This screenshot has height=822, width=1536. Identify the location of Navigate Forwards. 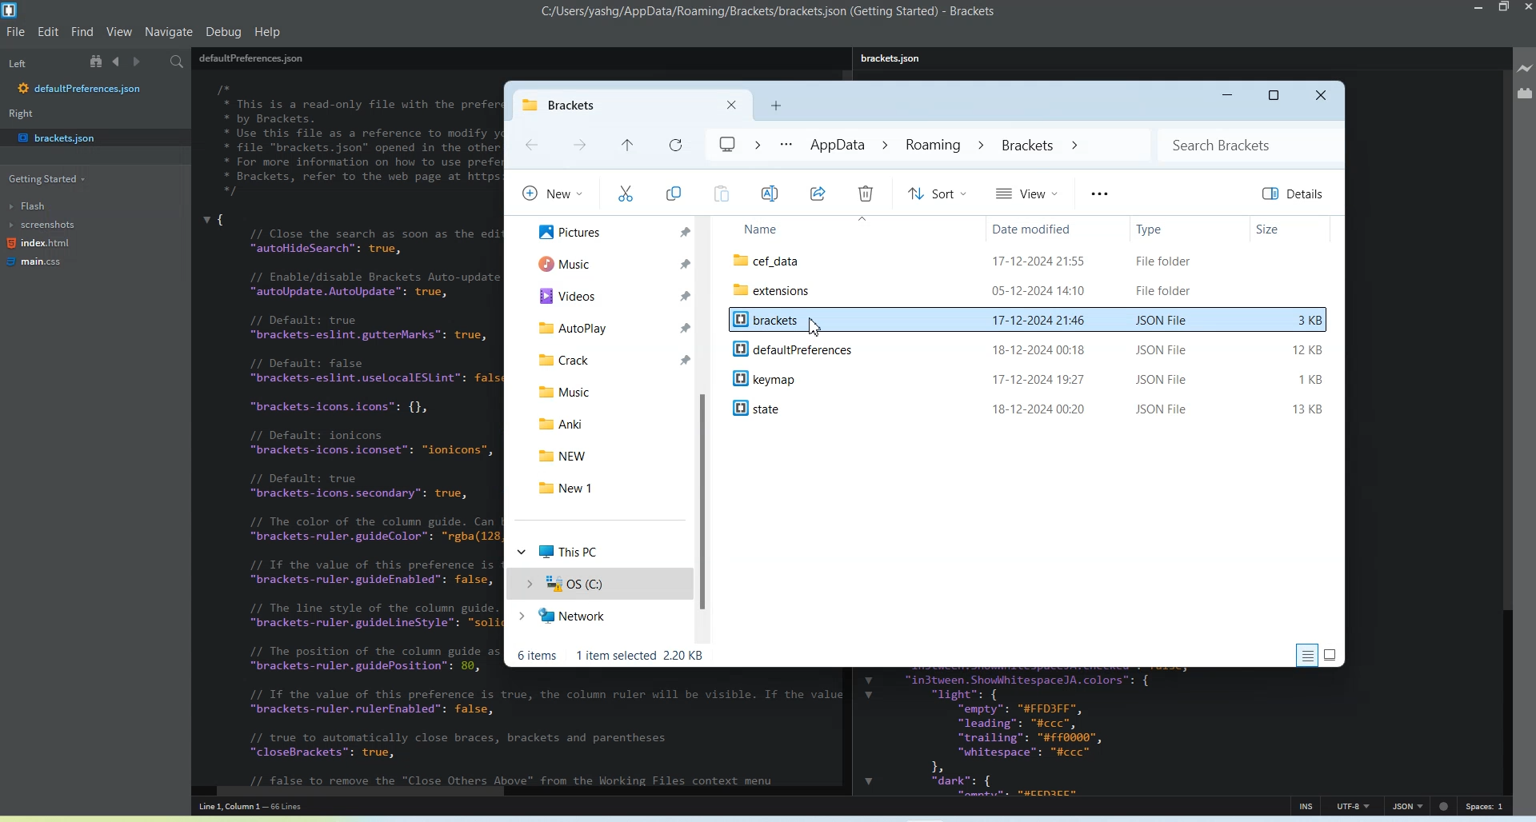
(141, 62).